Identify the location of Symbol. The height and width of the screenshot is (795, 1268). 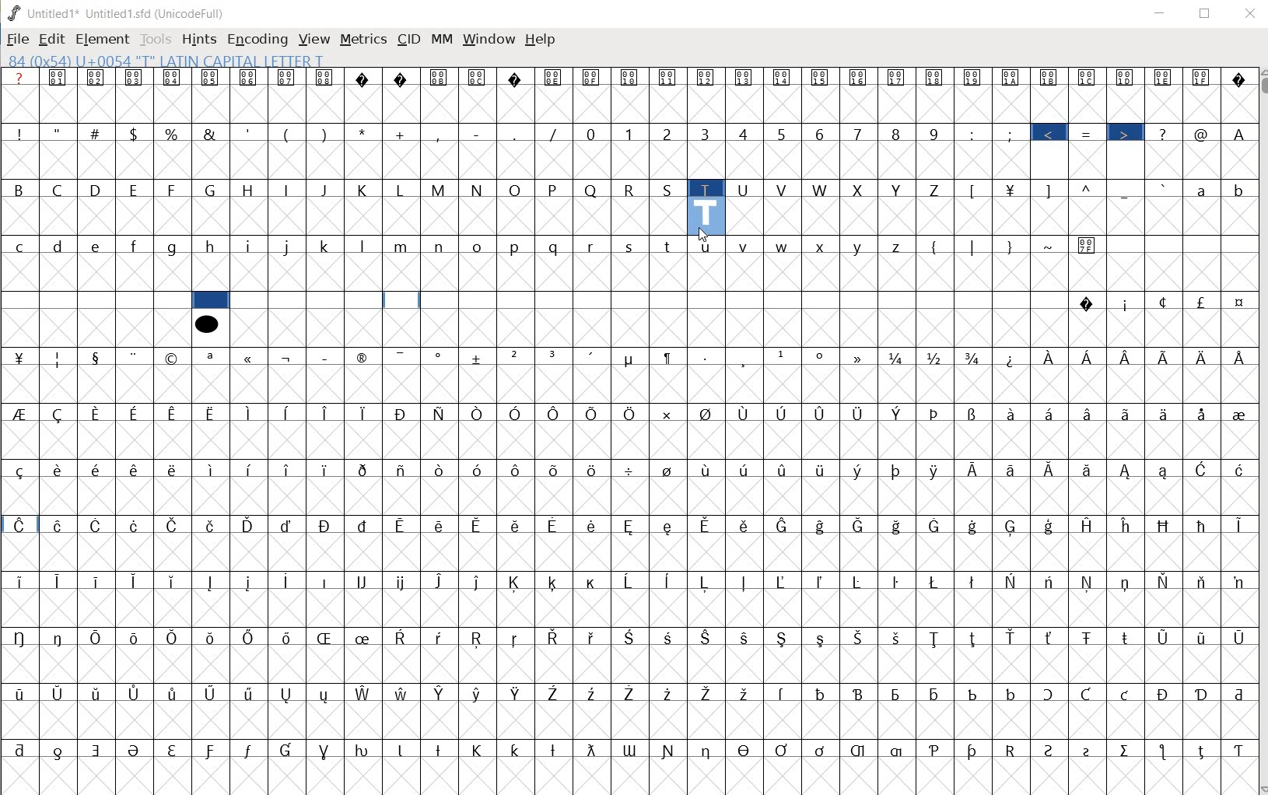
(708, 749).